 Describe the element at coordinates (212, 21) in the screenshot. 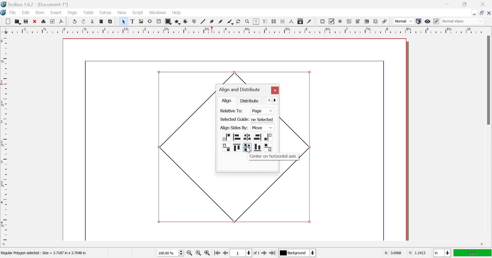

I see `Bezler curve` at that location.